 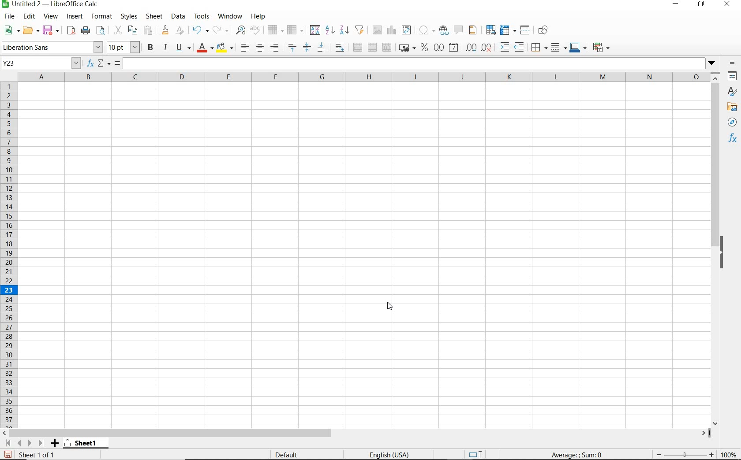 I want to click on ROW, so click(x=275, y=29).